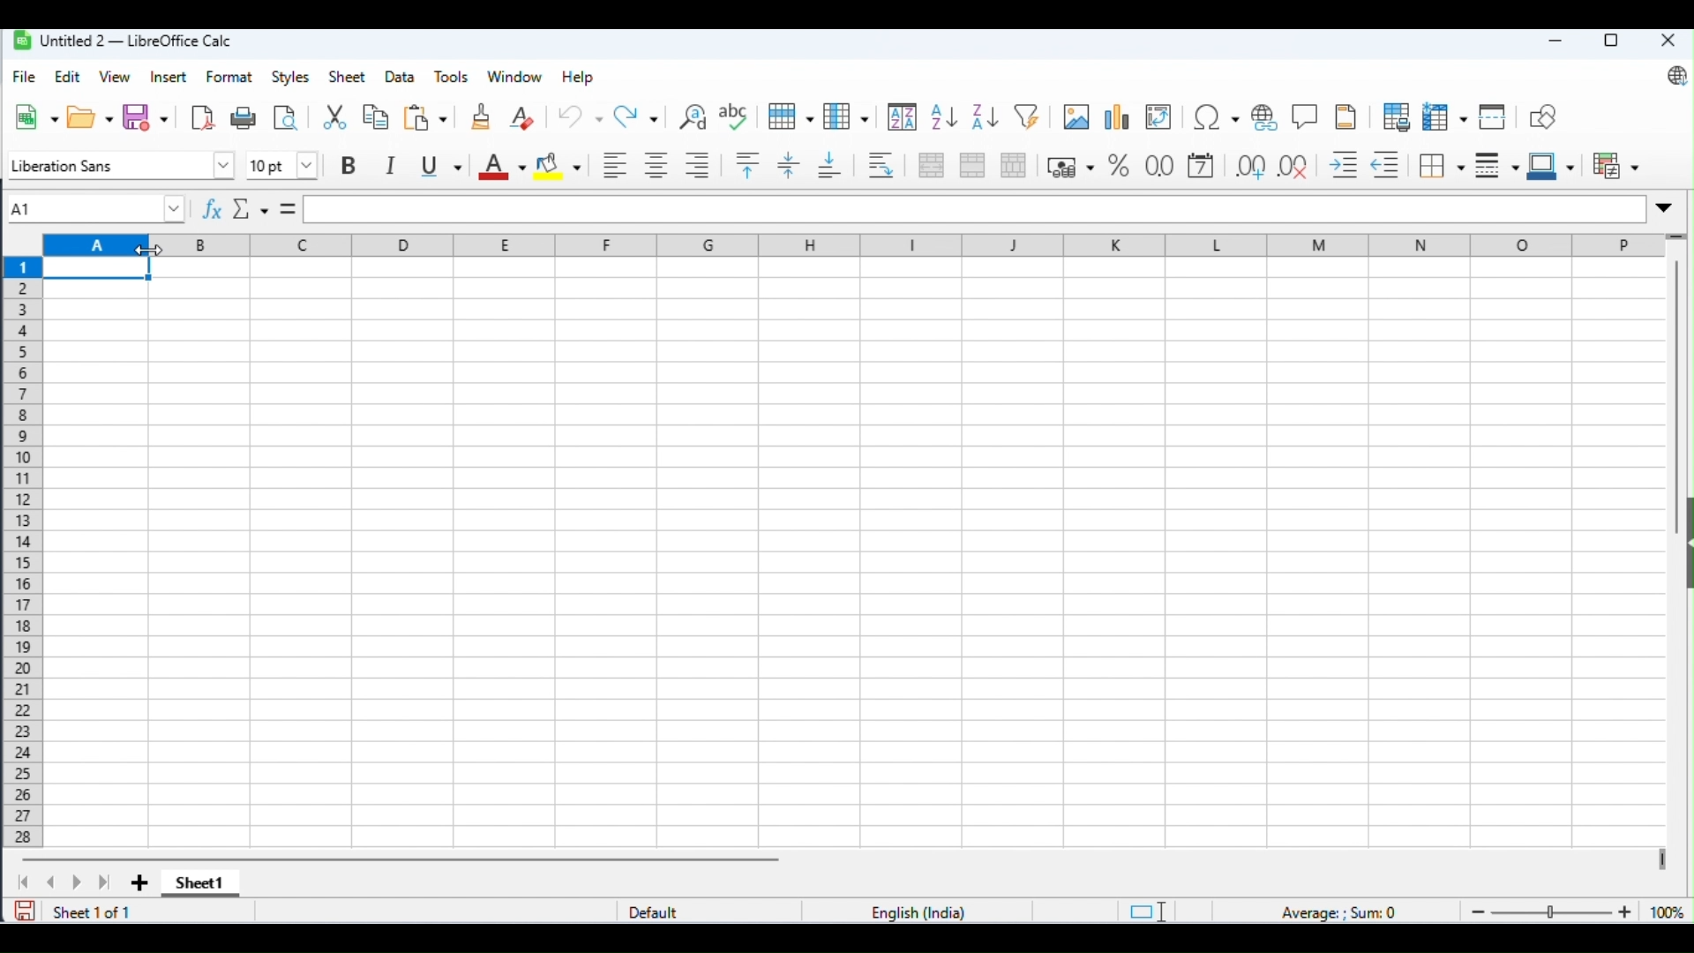  Describe the element at coordinates (1542, 115) in the screenshot. I see `show draw functions` at that location.